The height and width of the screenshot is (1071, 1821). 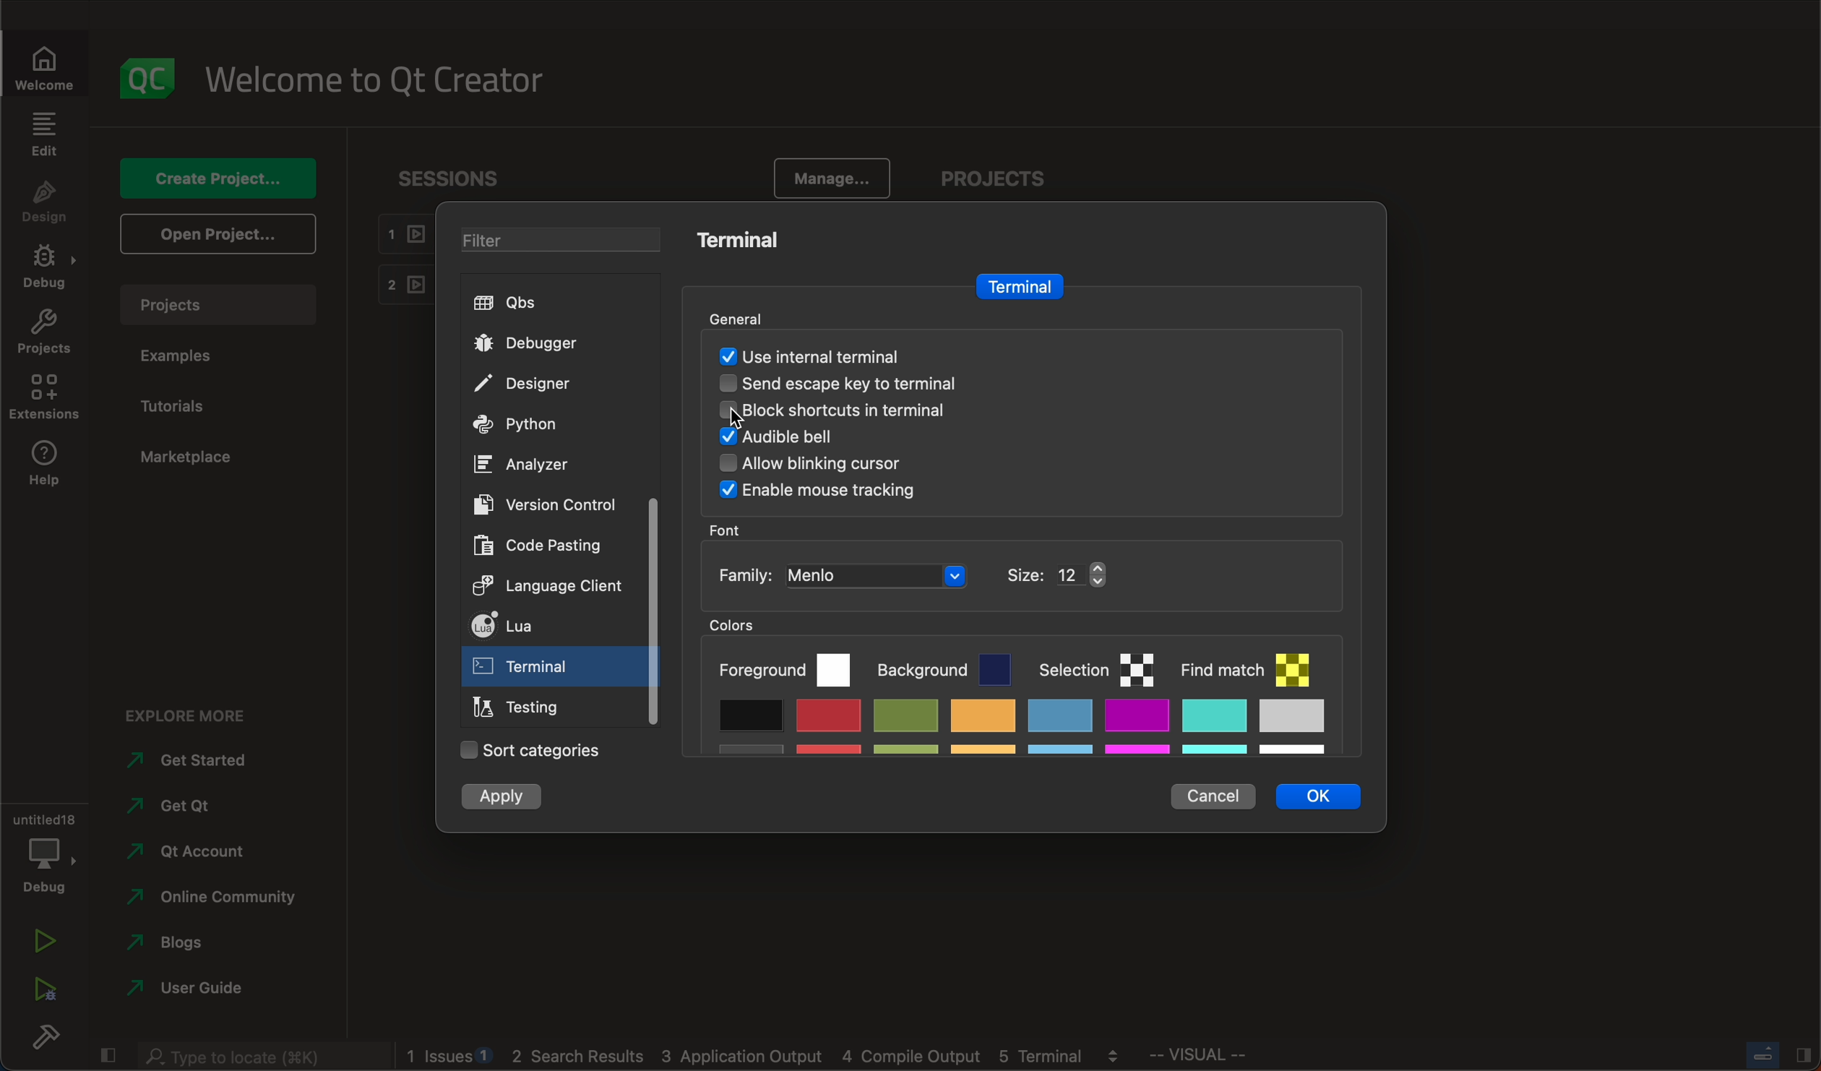 What do you see at coordinates (1313, 796) in the screenshot?
I see `ok` at bounding box center [1313, 796].